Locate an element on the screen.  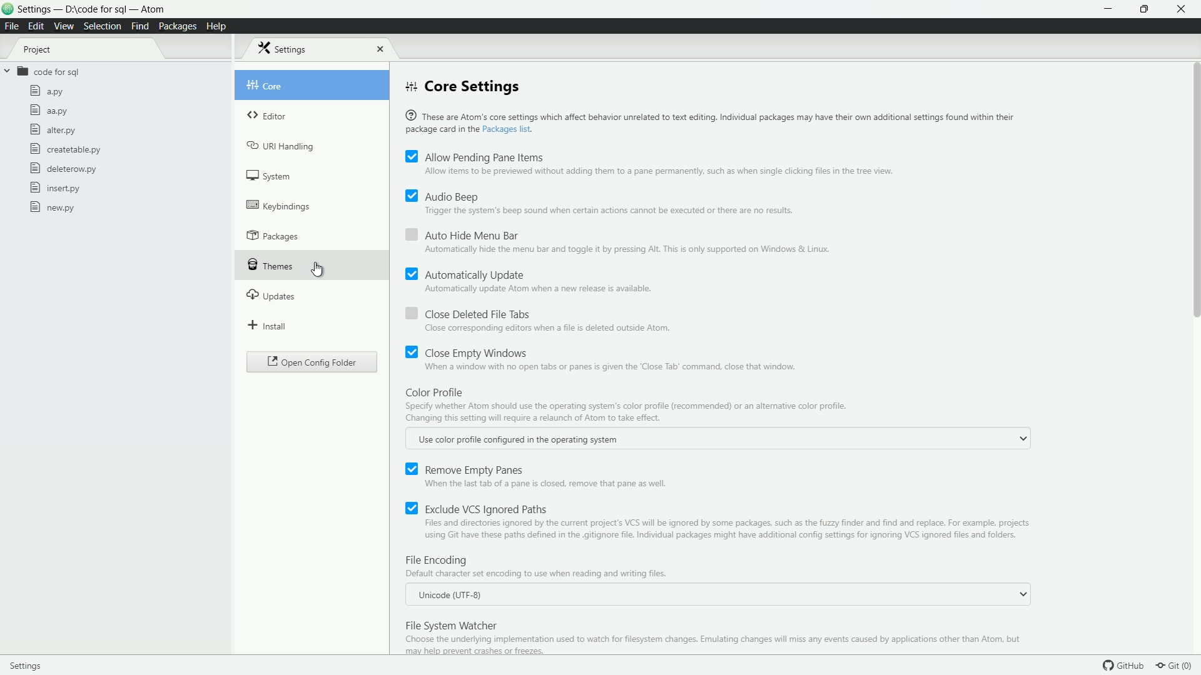
packages menu is located at coordinates (179, 27).